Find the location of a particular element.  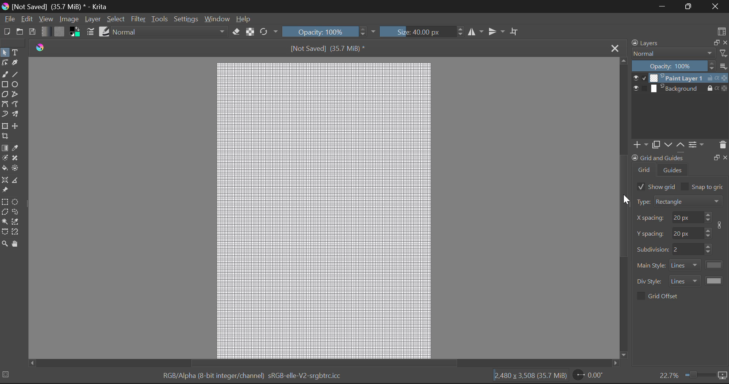

down is located at coordinates (667, 145).